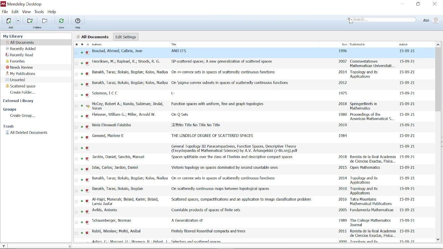  What do you see at coordinates (76, 169) in the screenshot?
I see `Add to favorite` at bounding box center [76, 169].